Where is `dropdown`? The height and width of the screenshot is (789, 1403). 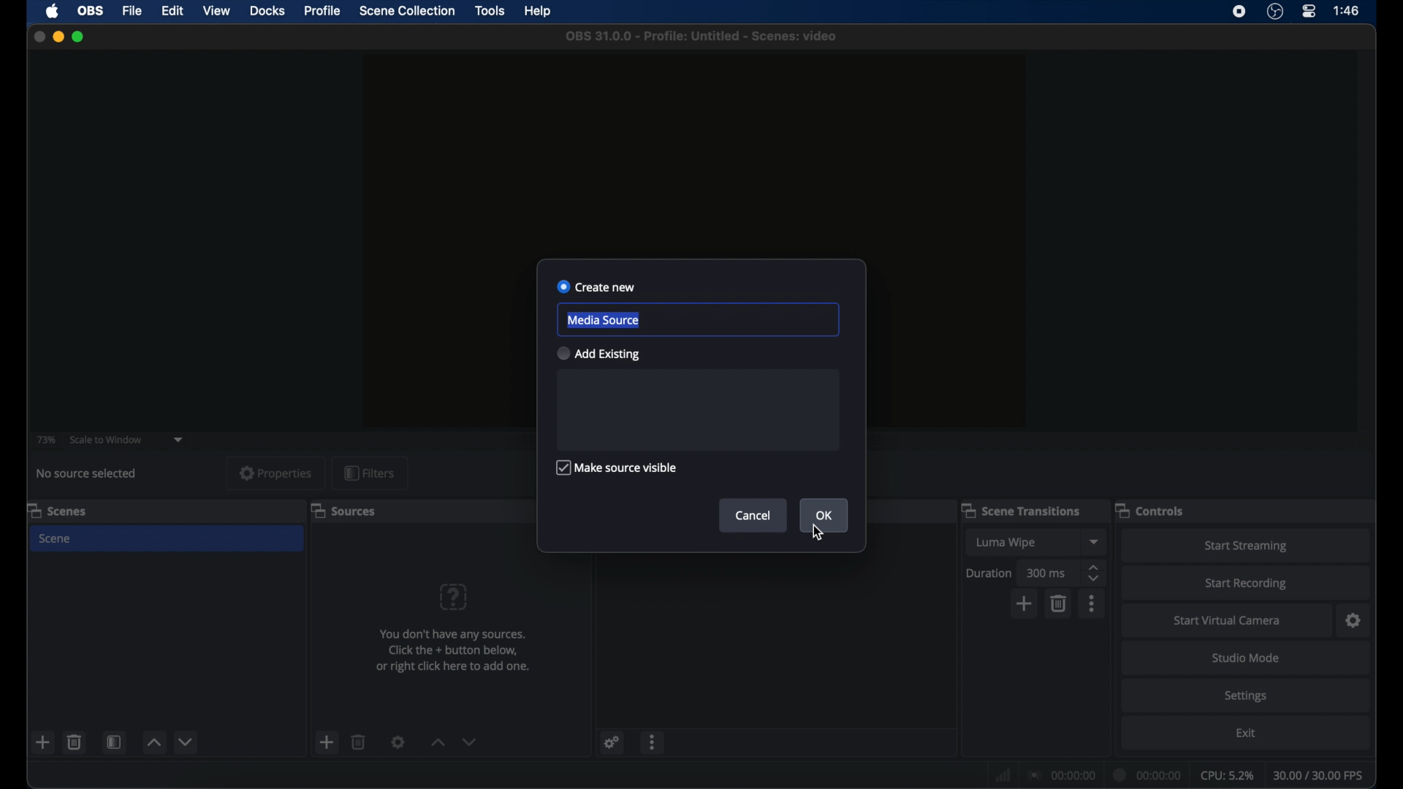 dropdown is located at coordinates (178, 441).